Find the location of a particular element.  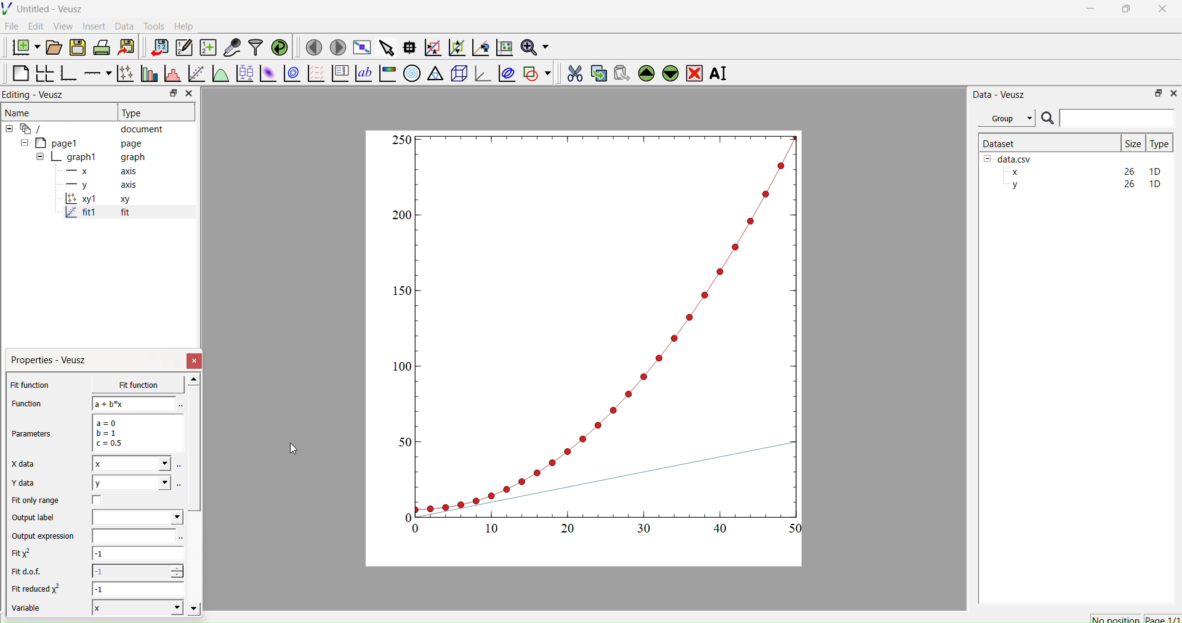

a= 0 b=1 c = 0.5 is located at coordinates (135, 433).